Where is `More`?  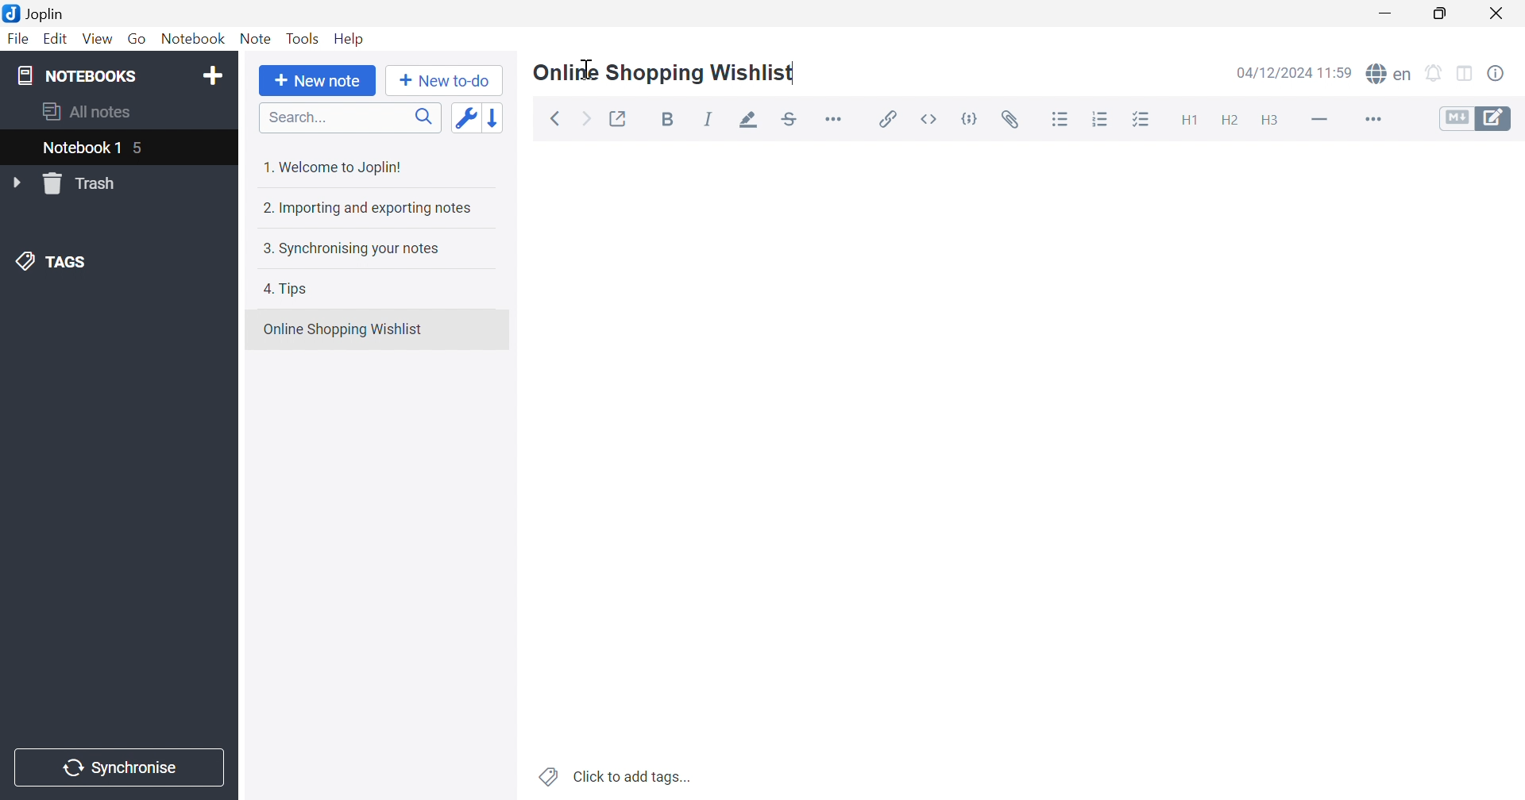 More is located at coordinates (1376, 119).